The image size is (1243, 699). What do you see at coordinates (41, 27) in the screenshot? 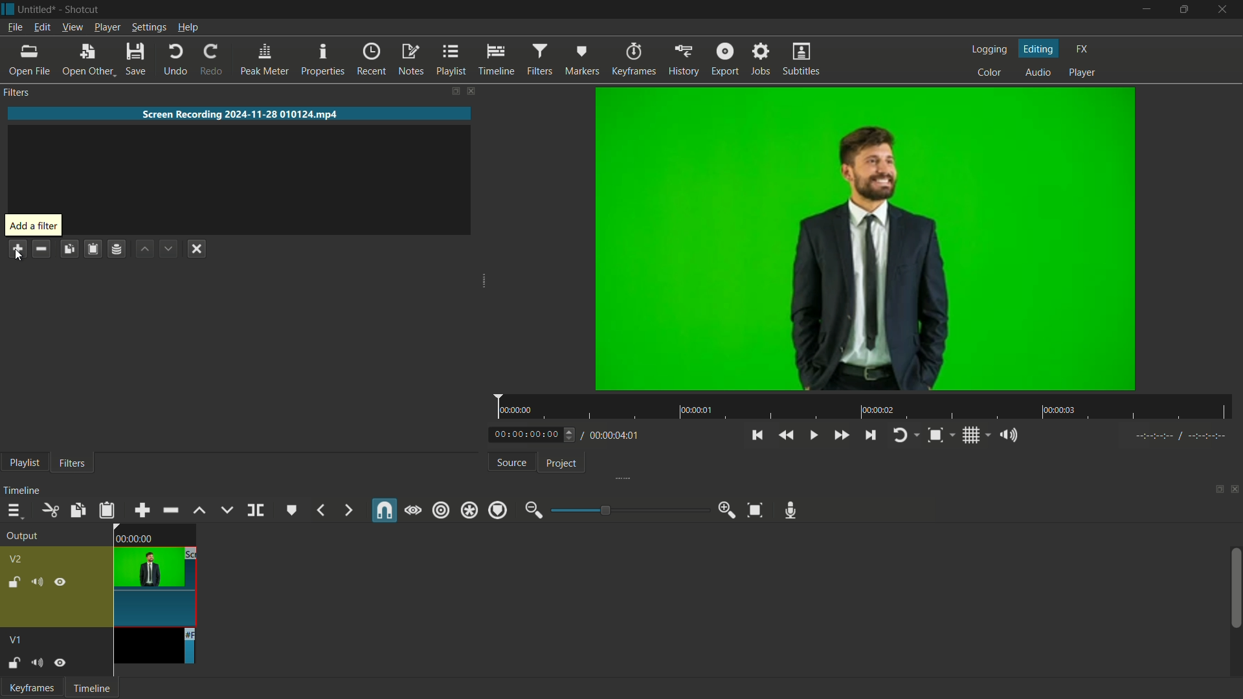
I see `edit menu` at bounding box center [41, 27].